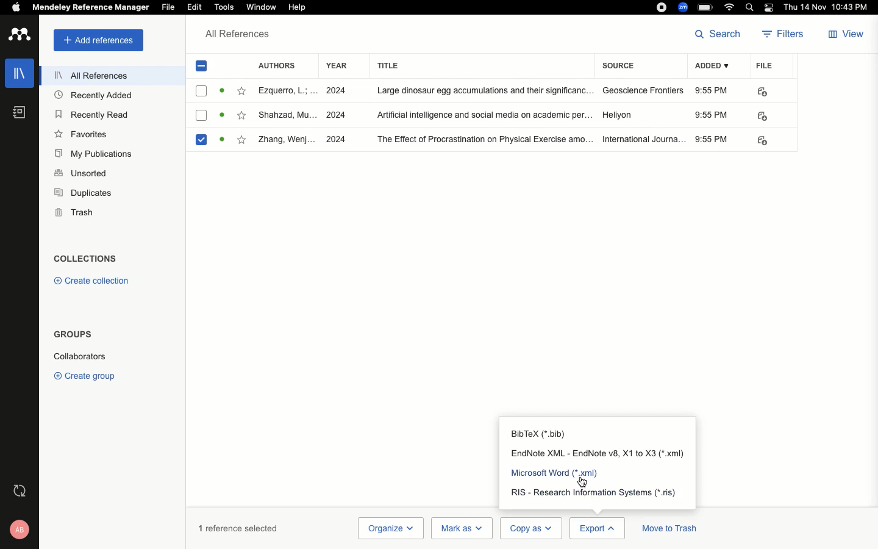 The width and height of the screenshot is (878, 549). Describe the element at coordinates (486, 90) in the screenshot. I see `large dinasour egg accumolatations and their significance` at that location.